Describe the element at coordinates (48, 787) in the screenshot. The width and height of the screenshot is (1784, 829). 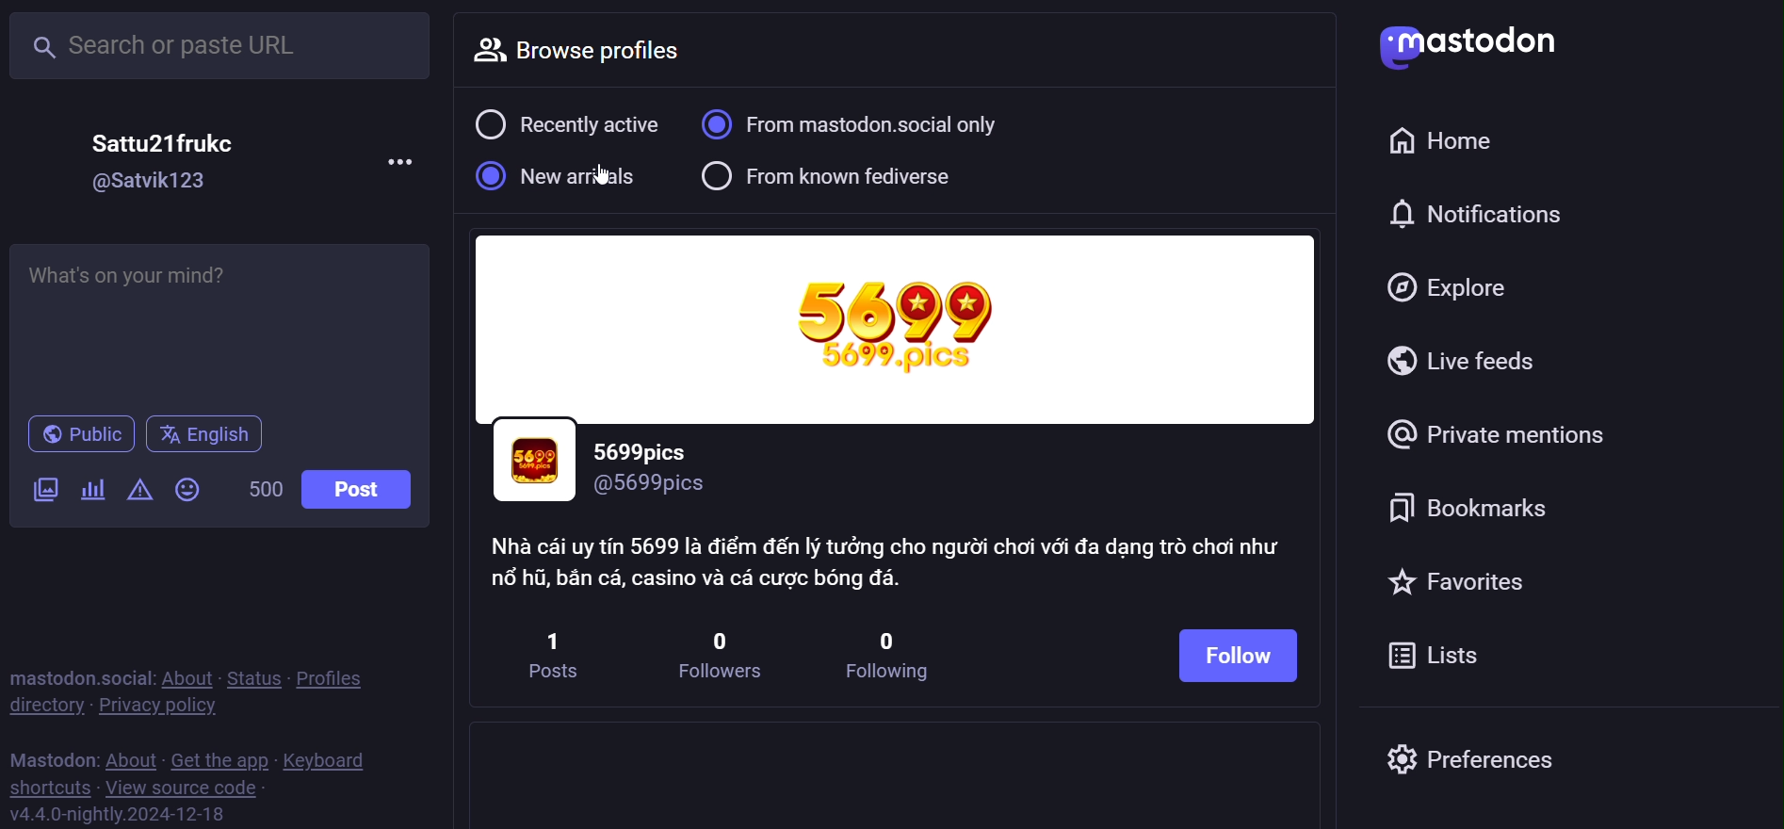
I see `shortcuts` at that location.